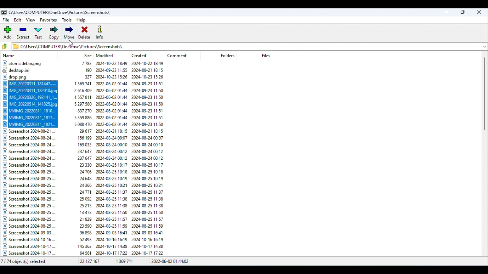  What do you see at coordinates (463, 12) in the screenshot?
I see `Maximize` at bounding box center [463, 12].